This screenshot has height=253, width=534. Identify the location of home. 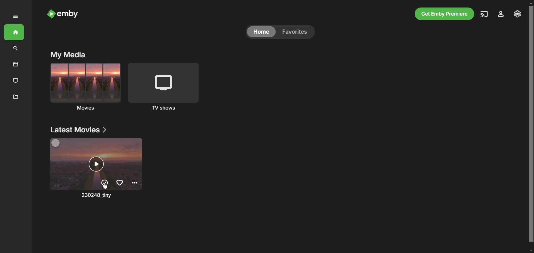
(261, 32).